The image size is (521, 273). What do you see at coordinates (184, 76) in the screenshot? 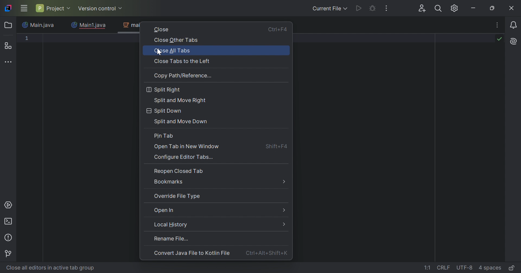
I see `Copy Path/Reference...` at bounding box center [184, 76].